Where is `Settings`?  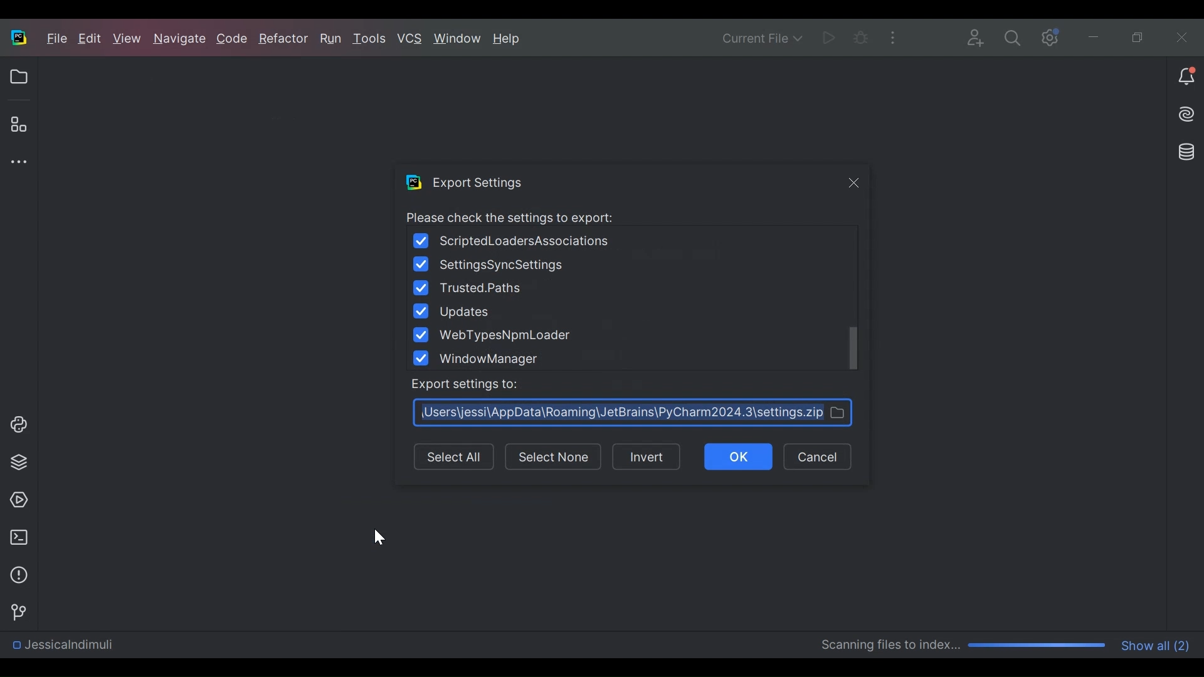 Settings is located at coordinates (1012, 37).